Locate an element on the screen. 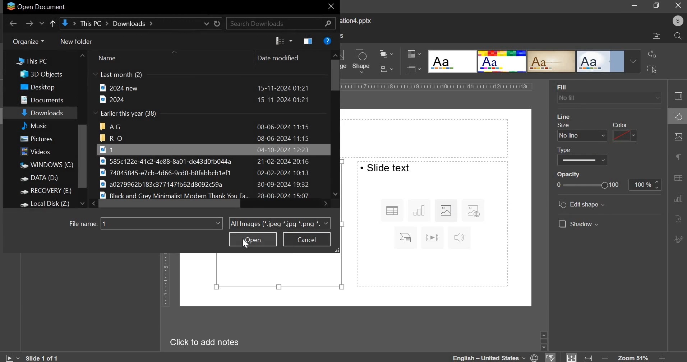 The image size is (687, 362). close is located at coordinates (678, 5).